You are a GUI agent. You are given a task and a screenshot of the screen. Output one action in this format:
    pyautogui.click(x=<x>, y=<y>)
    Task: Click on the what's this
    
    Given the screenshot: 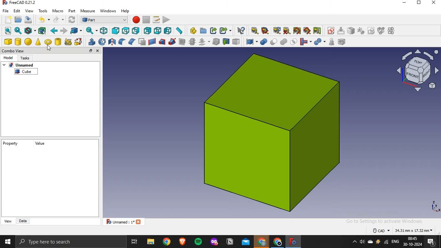 What is the action you would take?
    pyautogui.click(x=241, y=31)
    